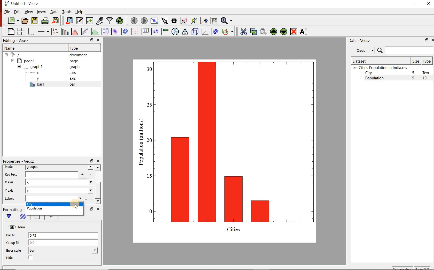  What do you see at coordinates (428, 4) in the screenshot?
I see `CLOSE` at bounding box center [428, 4].